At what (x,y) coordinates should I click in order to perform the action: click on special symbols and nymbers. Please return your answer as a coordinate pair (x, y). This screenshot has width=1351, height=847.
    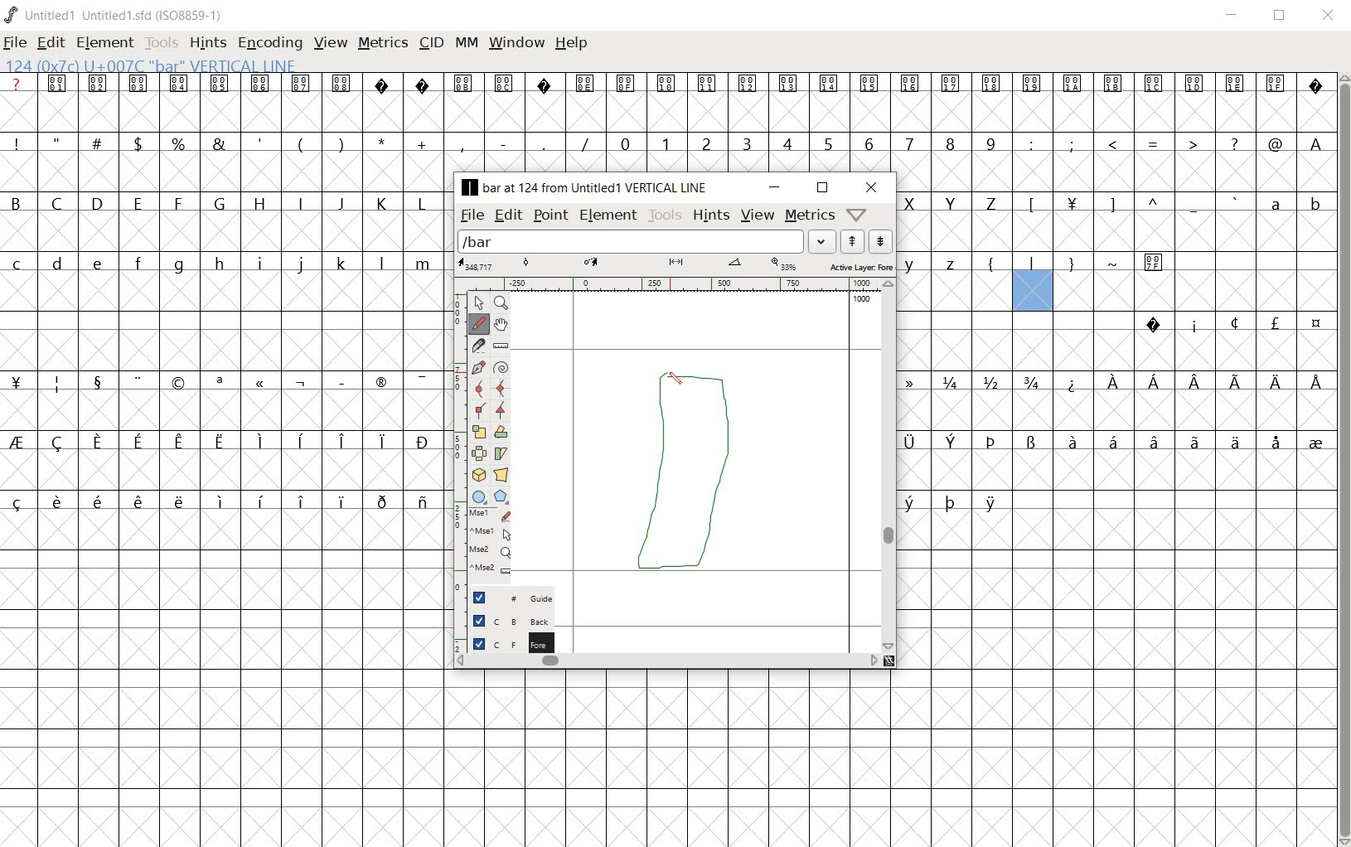
    Looking at the image, I should click on (223, 381).